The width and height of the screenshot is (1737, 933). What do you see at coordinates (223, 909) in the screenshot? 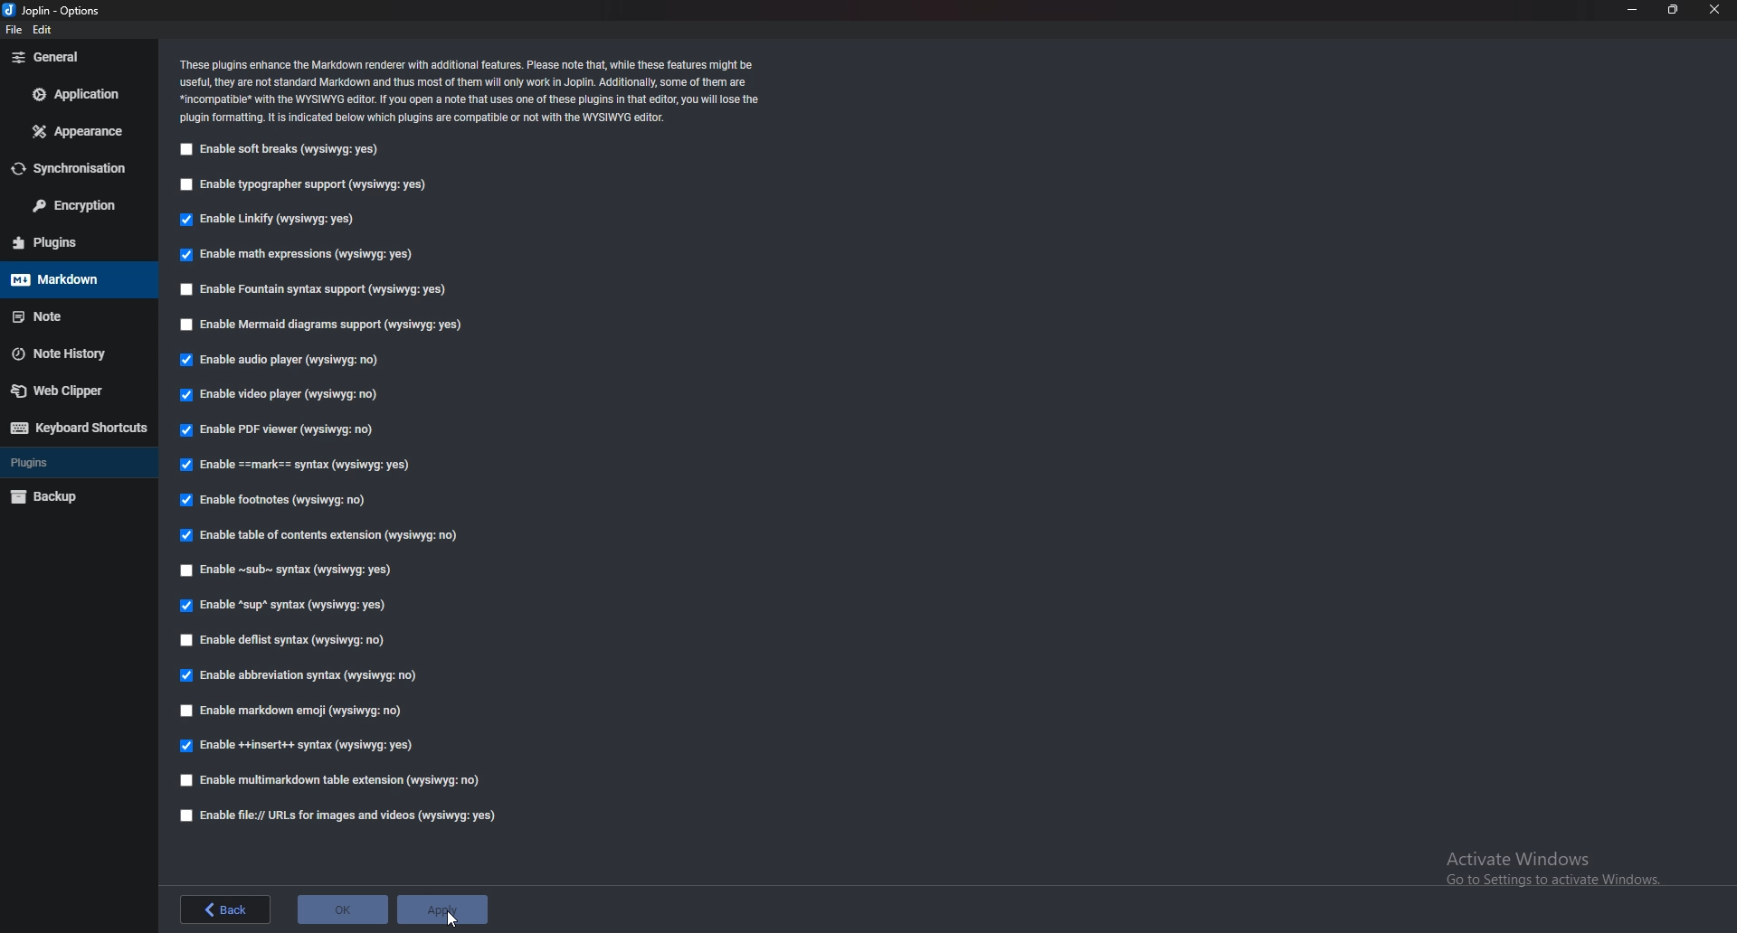
I see `back` at bounding box center [223, 909].